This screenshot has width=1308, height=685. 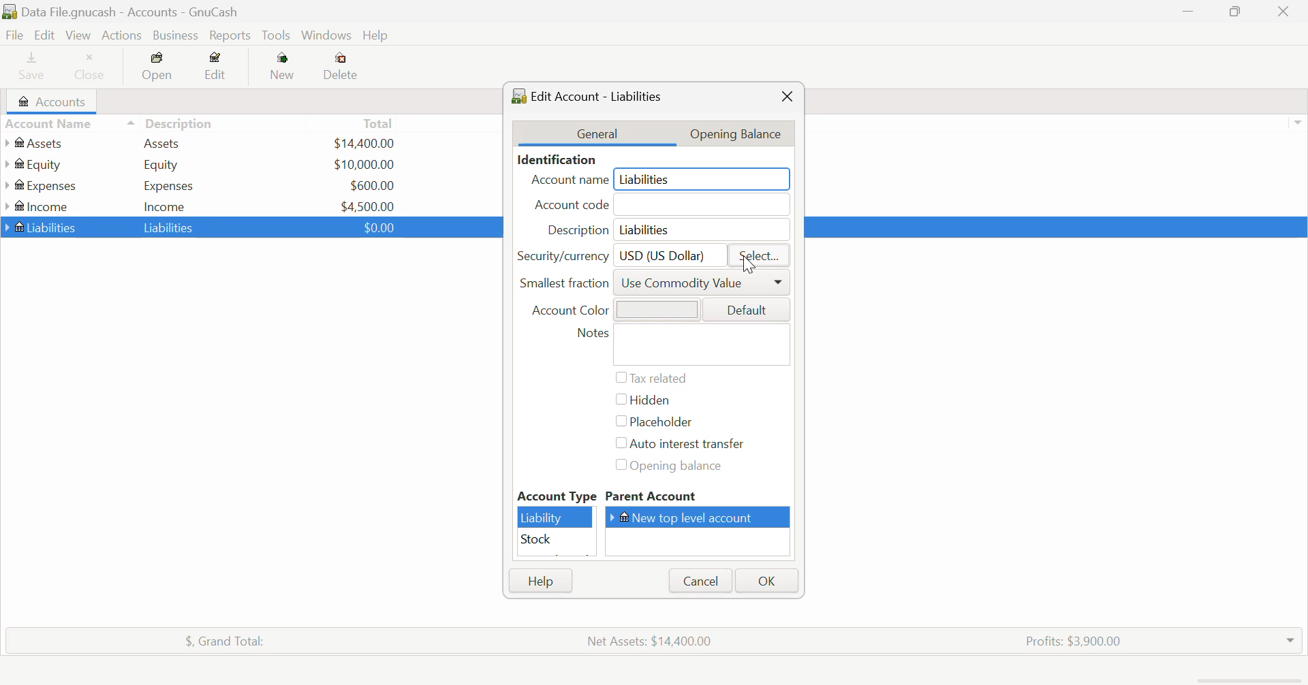 I want to click on Identification, so click(x=554, y=159).